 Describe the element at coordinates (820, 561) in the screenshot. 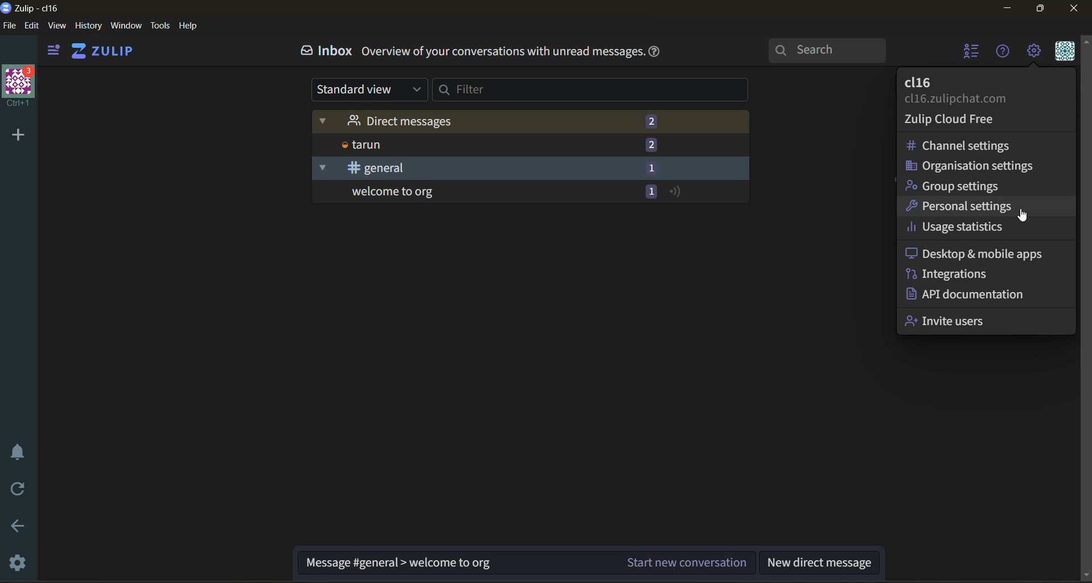

I see `new direct message` at that location.